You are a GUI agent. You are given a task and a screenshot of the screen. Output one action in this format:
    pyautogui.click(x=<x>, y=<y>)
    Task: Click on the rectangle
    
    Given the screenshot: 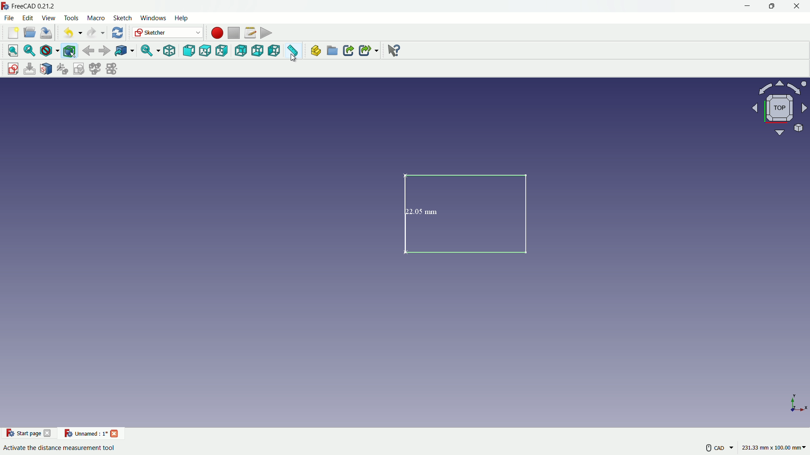 What is the action you would take?
    pyautogui.click(x=469, y=215)
    